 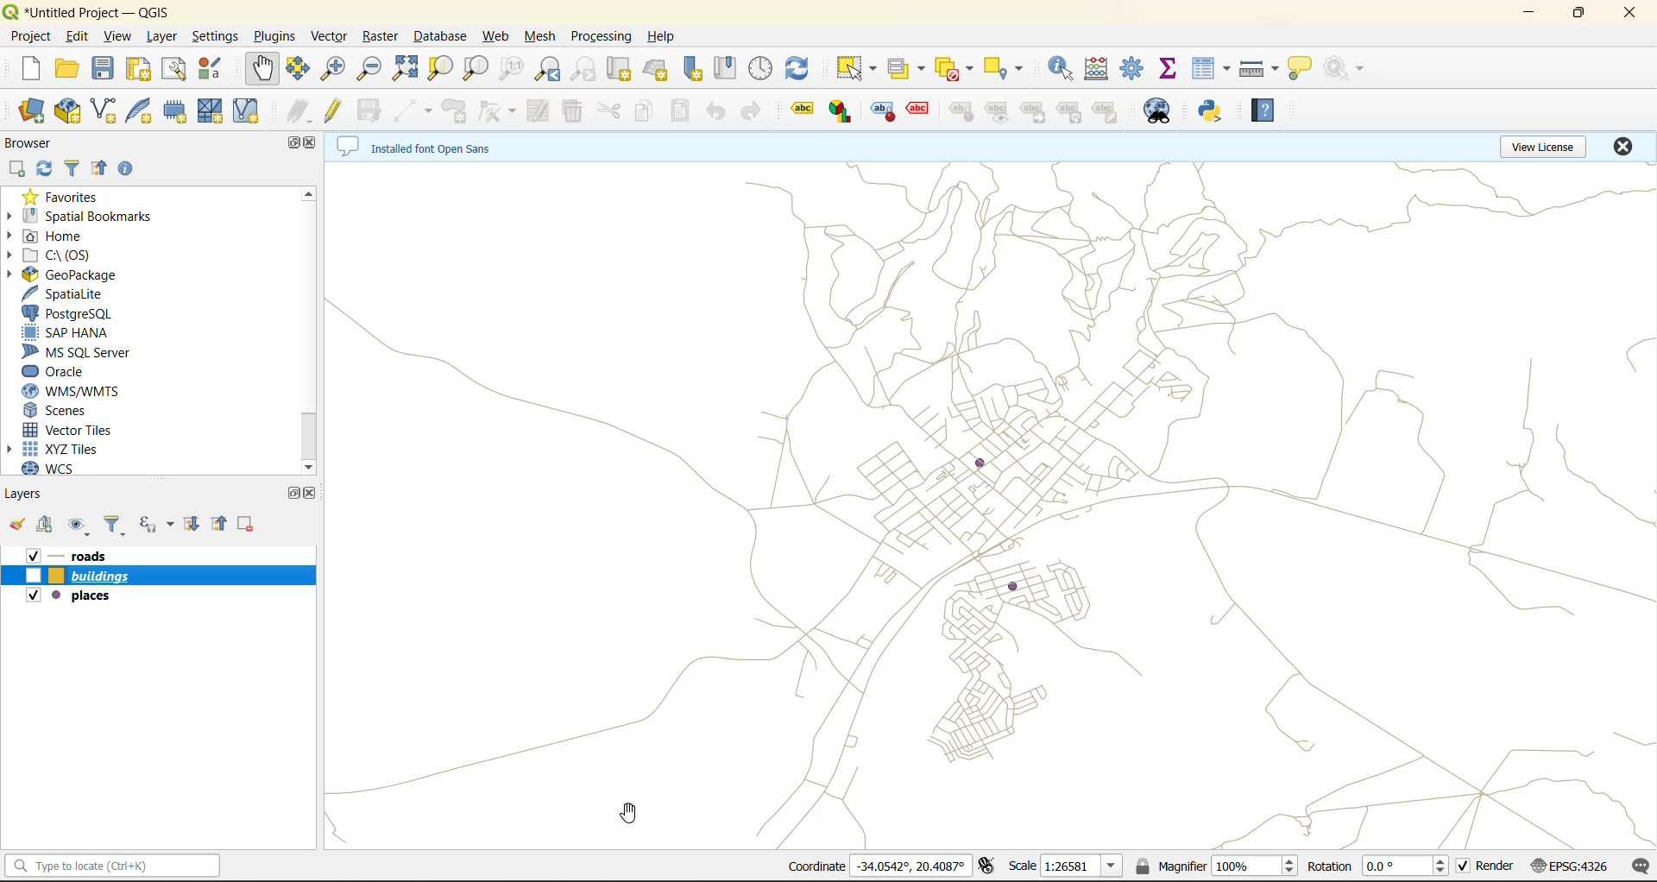 I want to click on add polygon, so click(x=460, y=111).